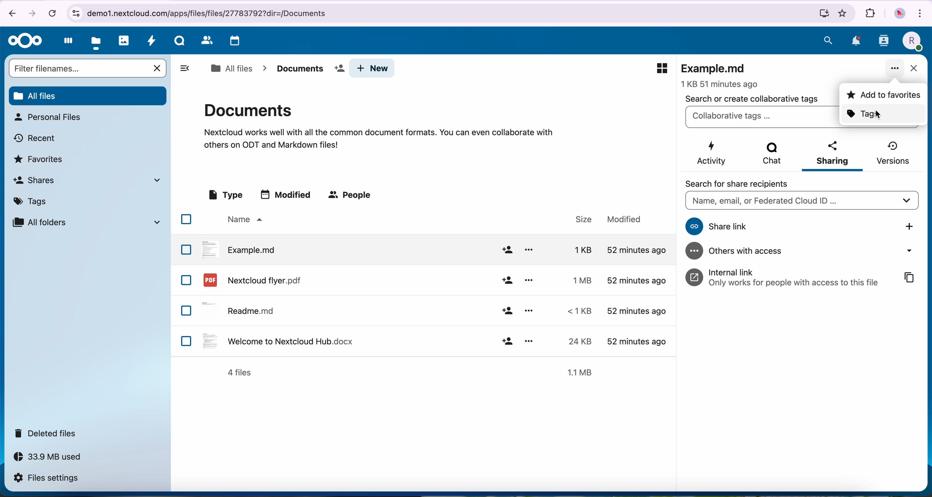 The image size is (932, 497). I want to click on size, so click(580, 219).